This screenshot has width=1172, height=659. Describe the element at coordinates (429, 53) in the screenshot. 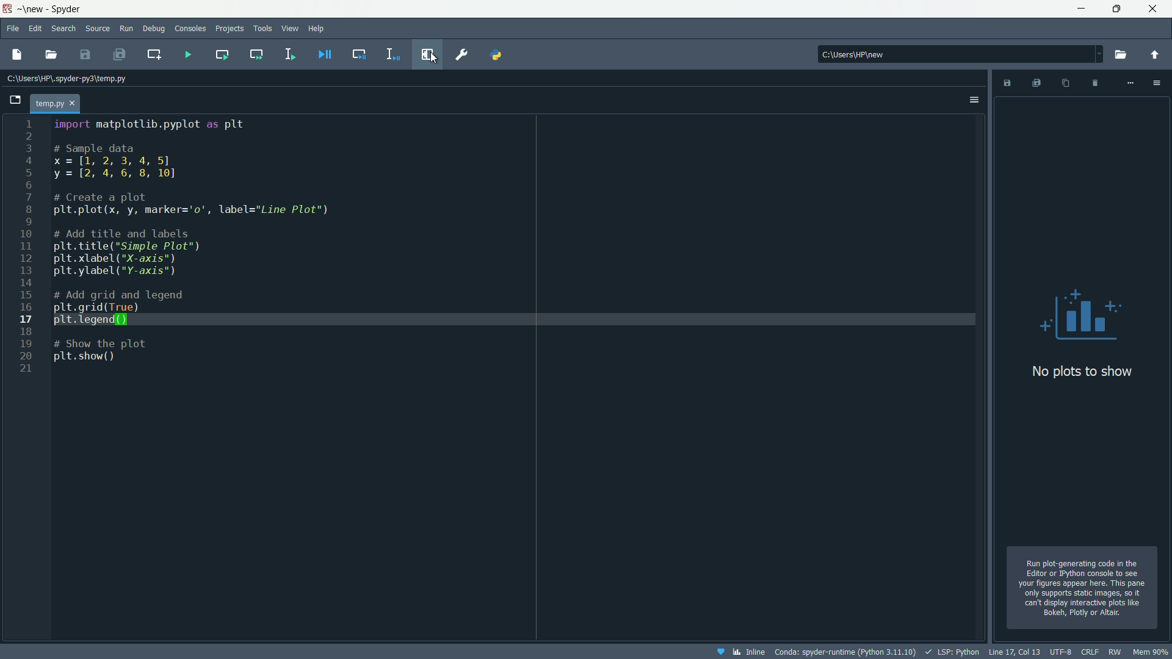

I see `restore pane` at that location.